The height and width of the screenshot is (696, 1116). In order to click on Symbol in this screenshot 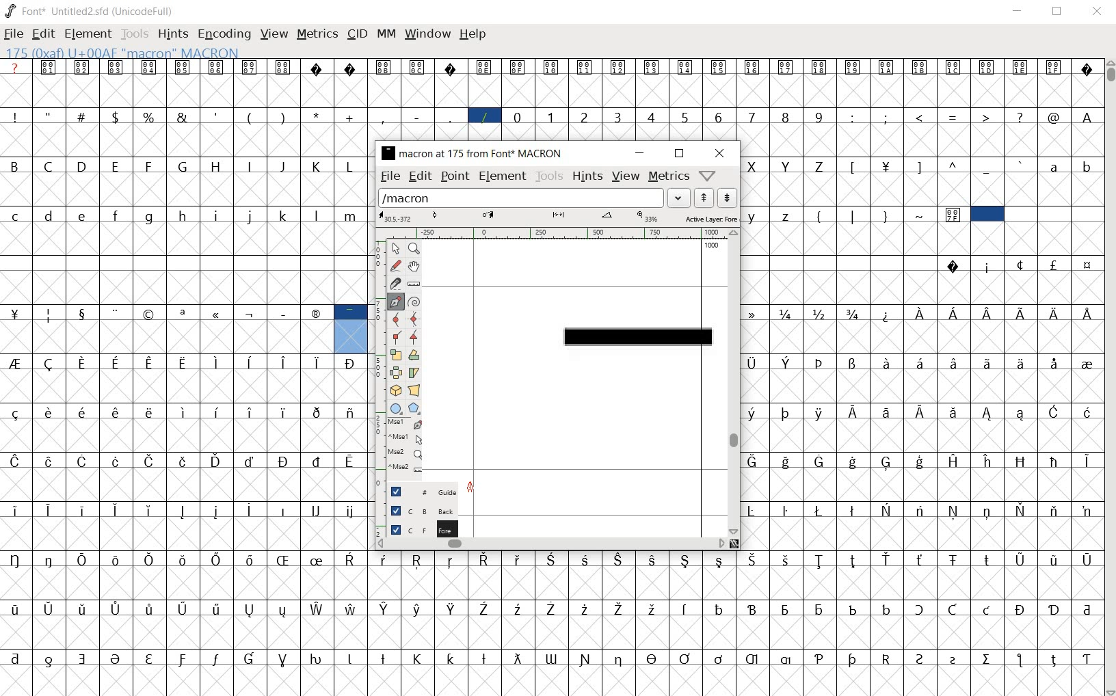, I will do `click(285, 362)`.